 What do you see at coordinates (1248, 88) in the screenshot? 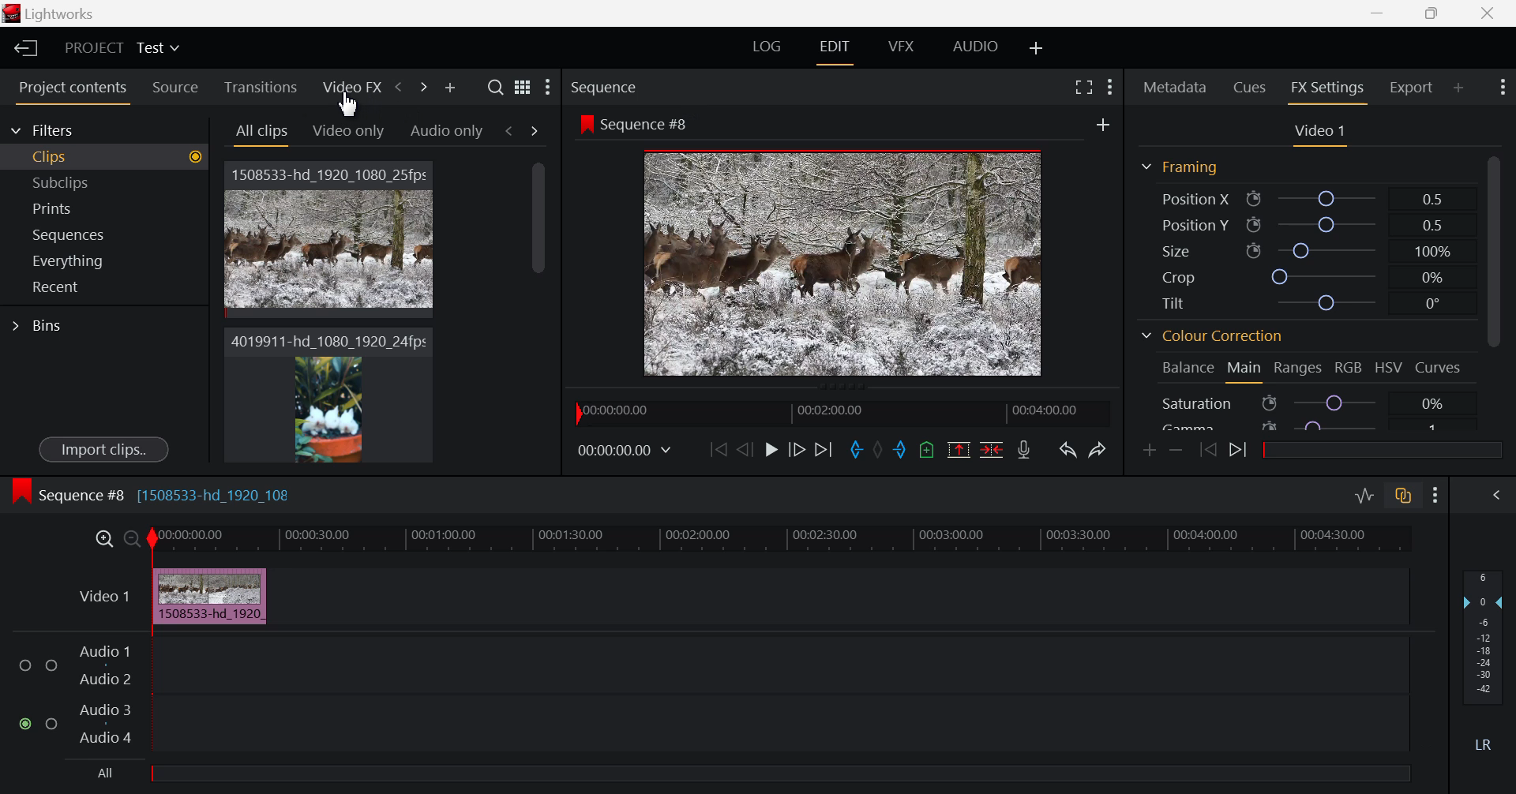
I see `Cues` at bounding box center [1248, 88].